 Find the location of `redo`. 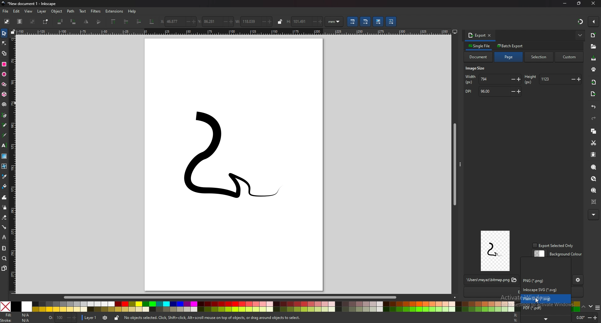

redo is located at coordinates (594, 118).